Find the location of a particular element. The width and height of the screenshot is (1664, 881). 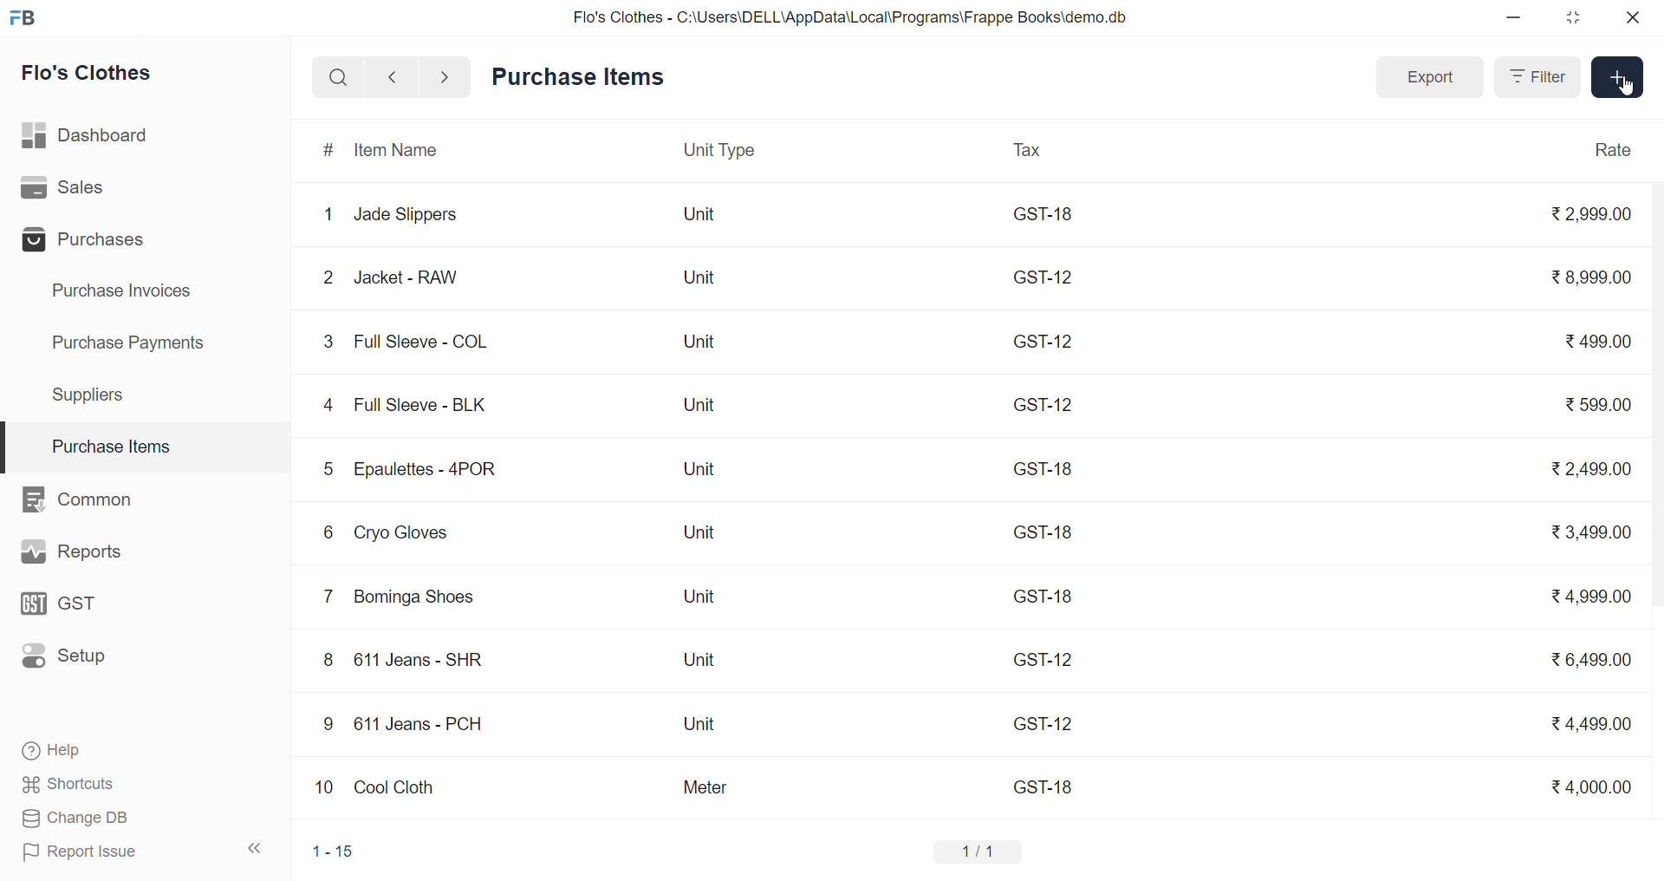

Help is located at coordinates (137, 748).